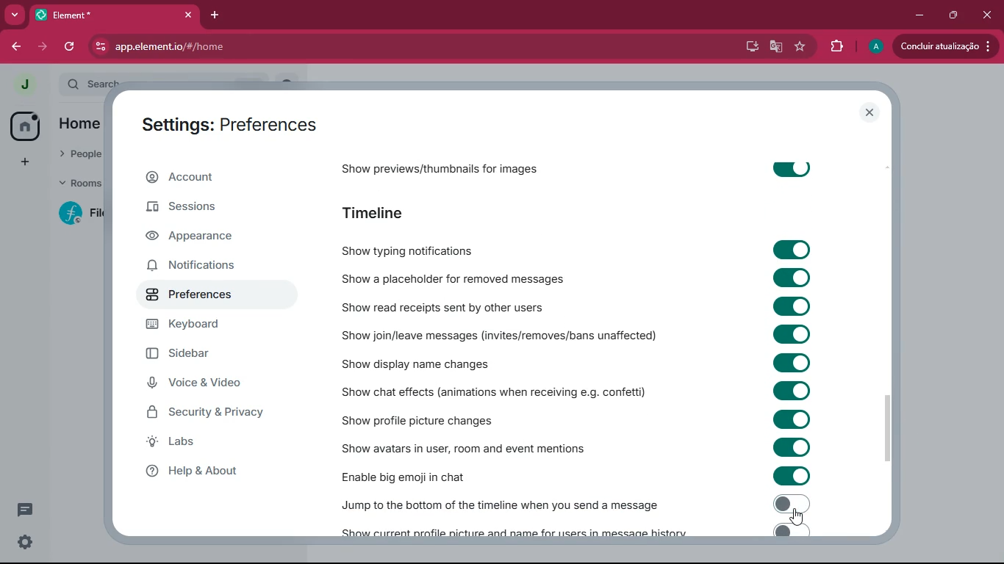  Describe the element at coordinates (954, 15) in the screenshot. I see `maximize` at that location.